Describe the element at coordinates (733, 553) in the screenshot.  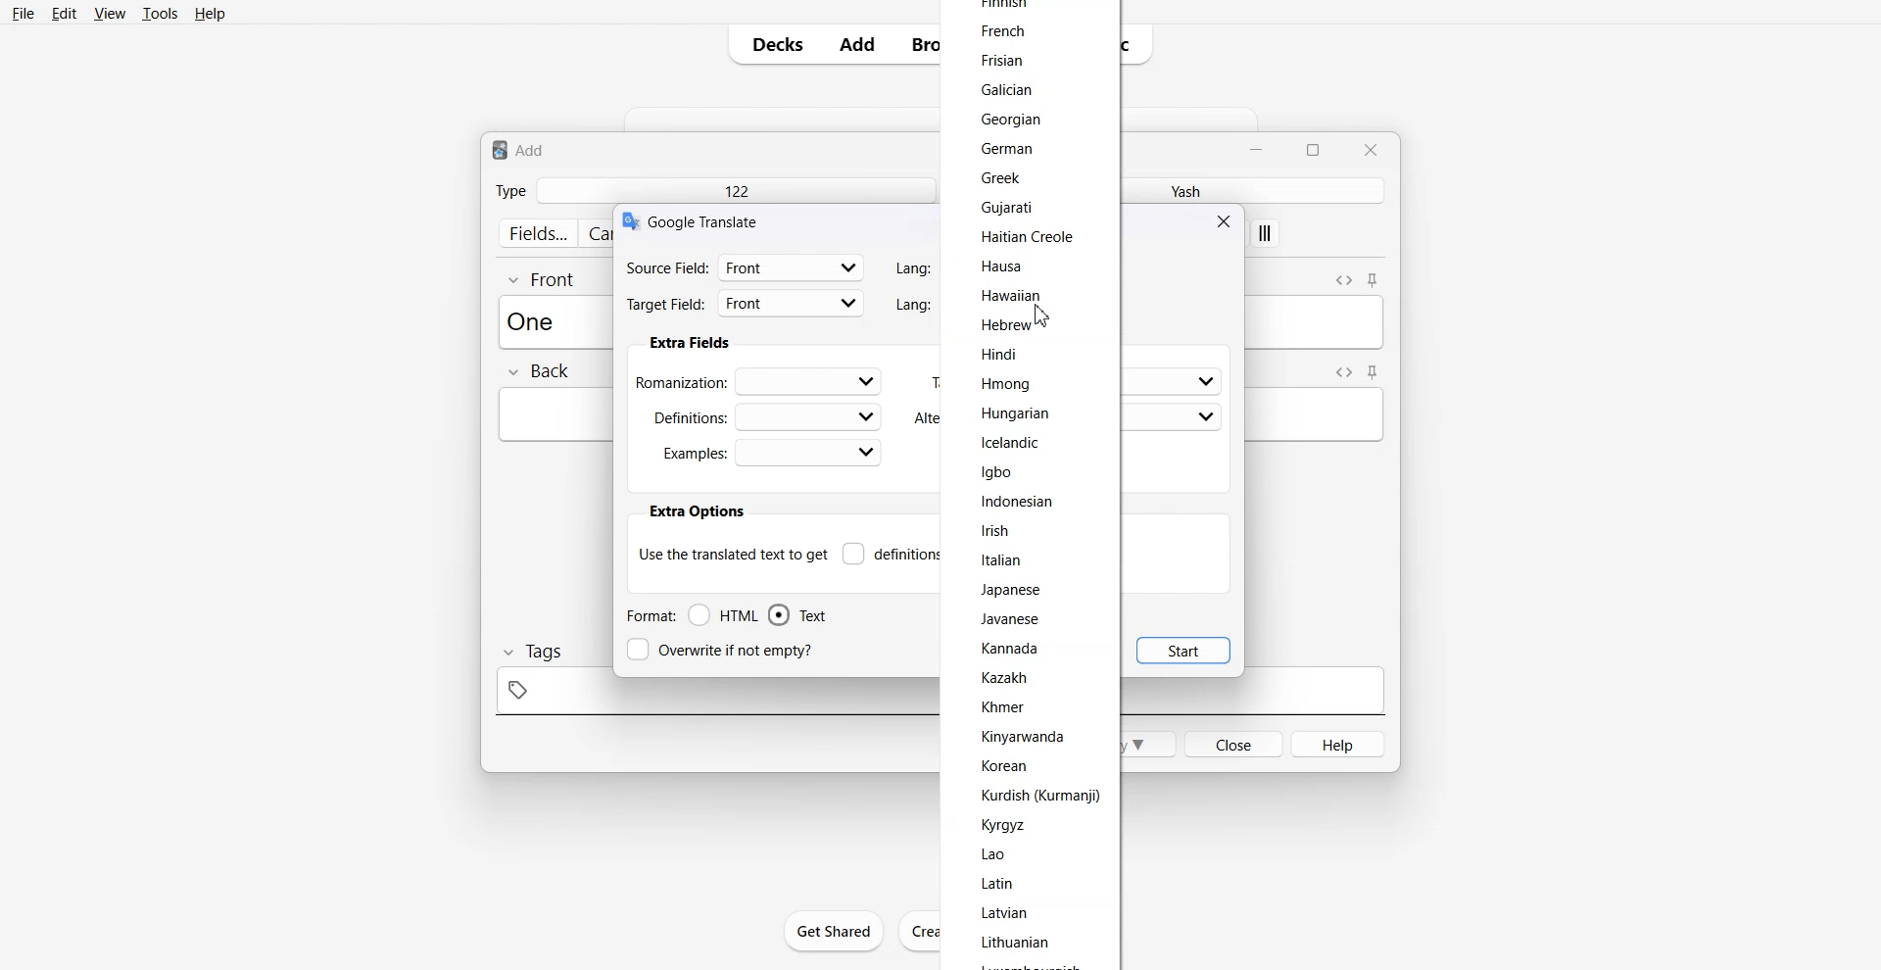
I see `Use the translate text to get` at that location.